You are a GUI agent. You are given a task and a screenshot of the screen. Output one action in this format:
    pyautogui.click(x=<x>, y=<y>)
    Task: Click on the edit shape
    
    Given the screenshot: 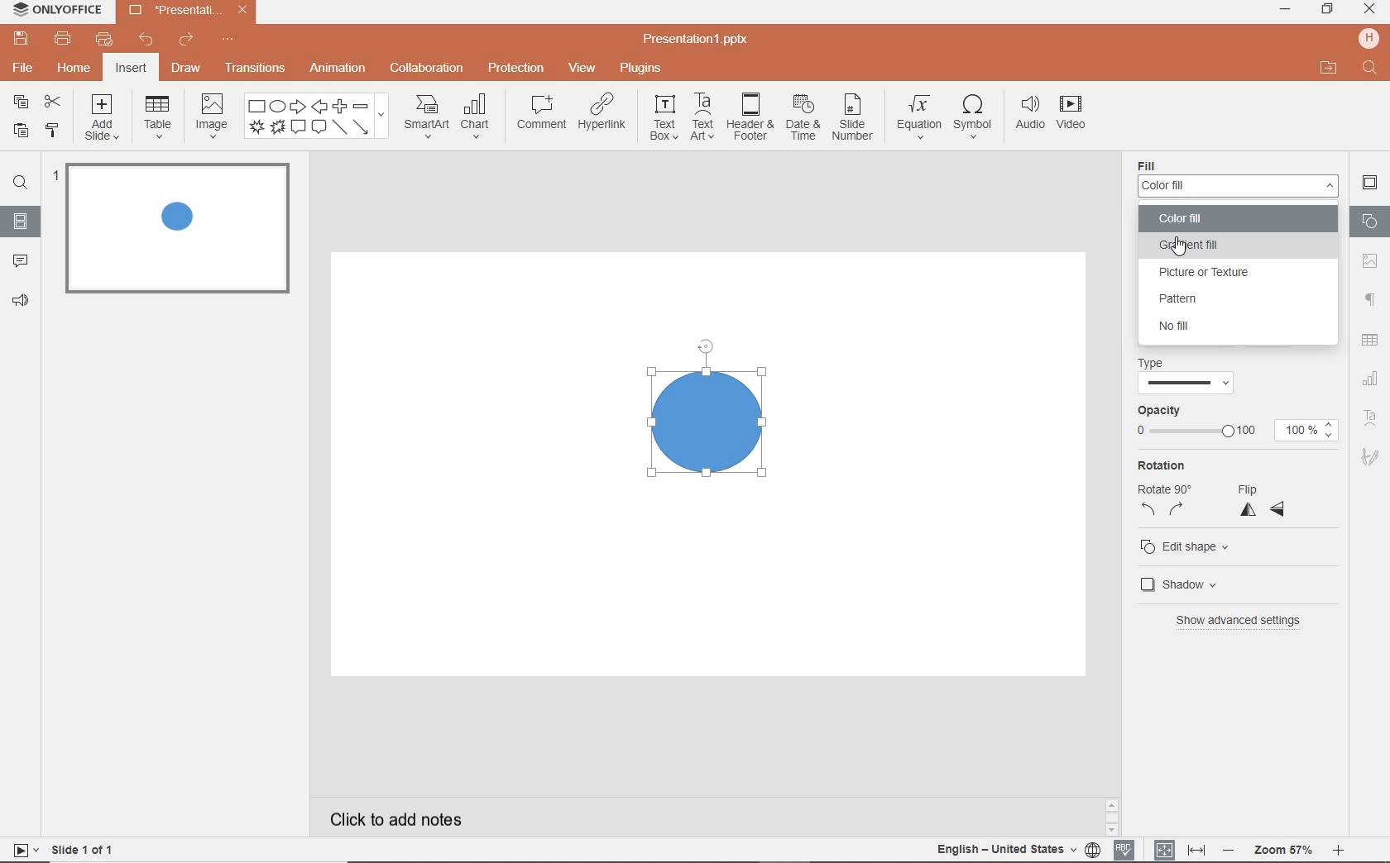 What is the action you would take?
    pyautogui.click(x=1189, y=546)
    